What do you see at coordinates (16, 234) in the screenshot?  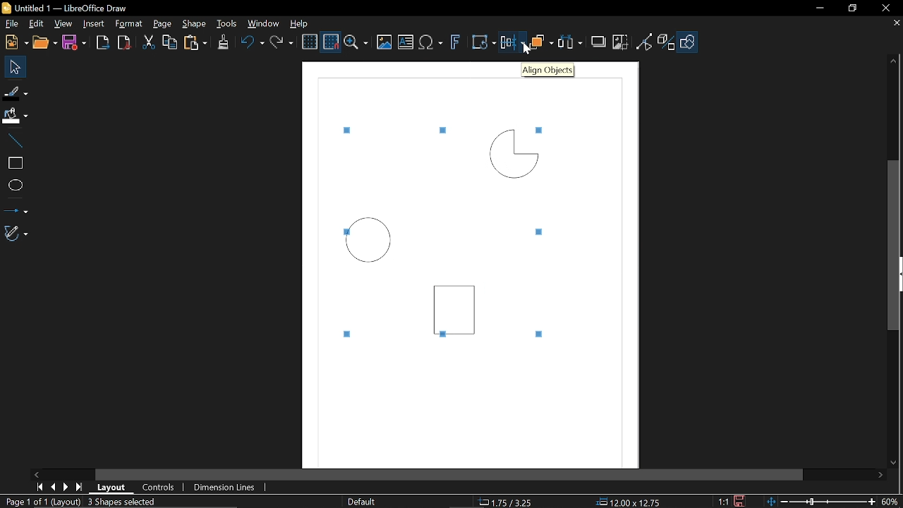 I see `Curves and polygon` at bounding box center [16, 234].